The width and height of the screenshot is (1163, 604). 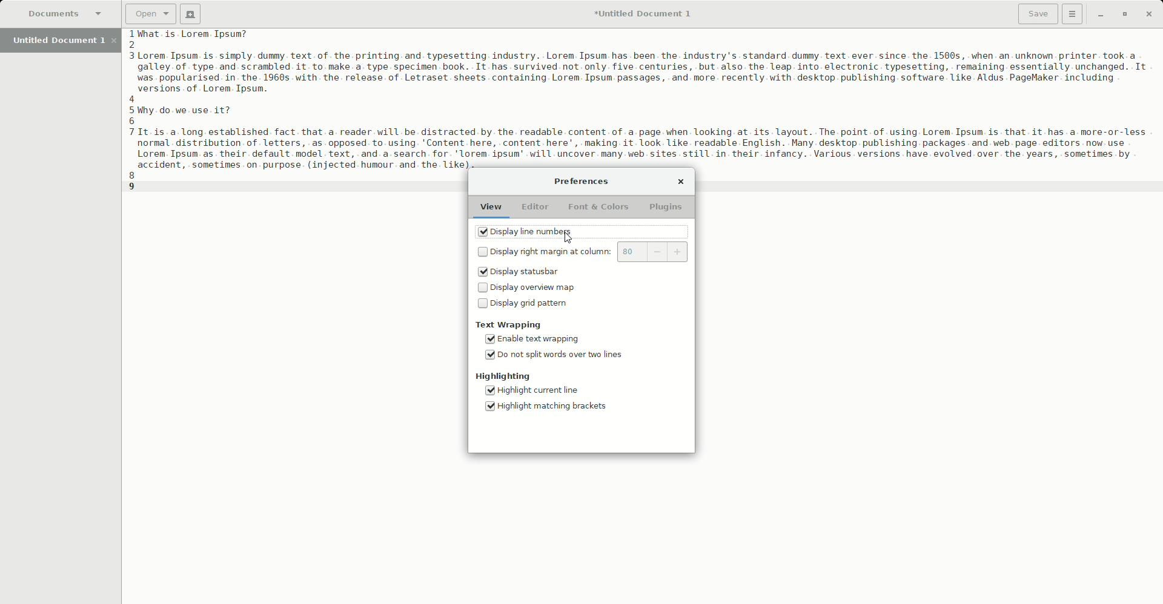 I want to click on Documents, so click(x=66, y=15).